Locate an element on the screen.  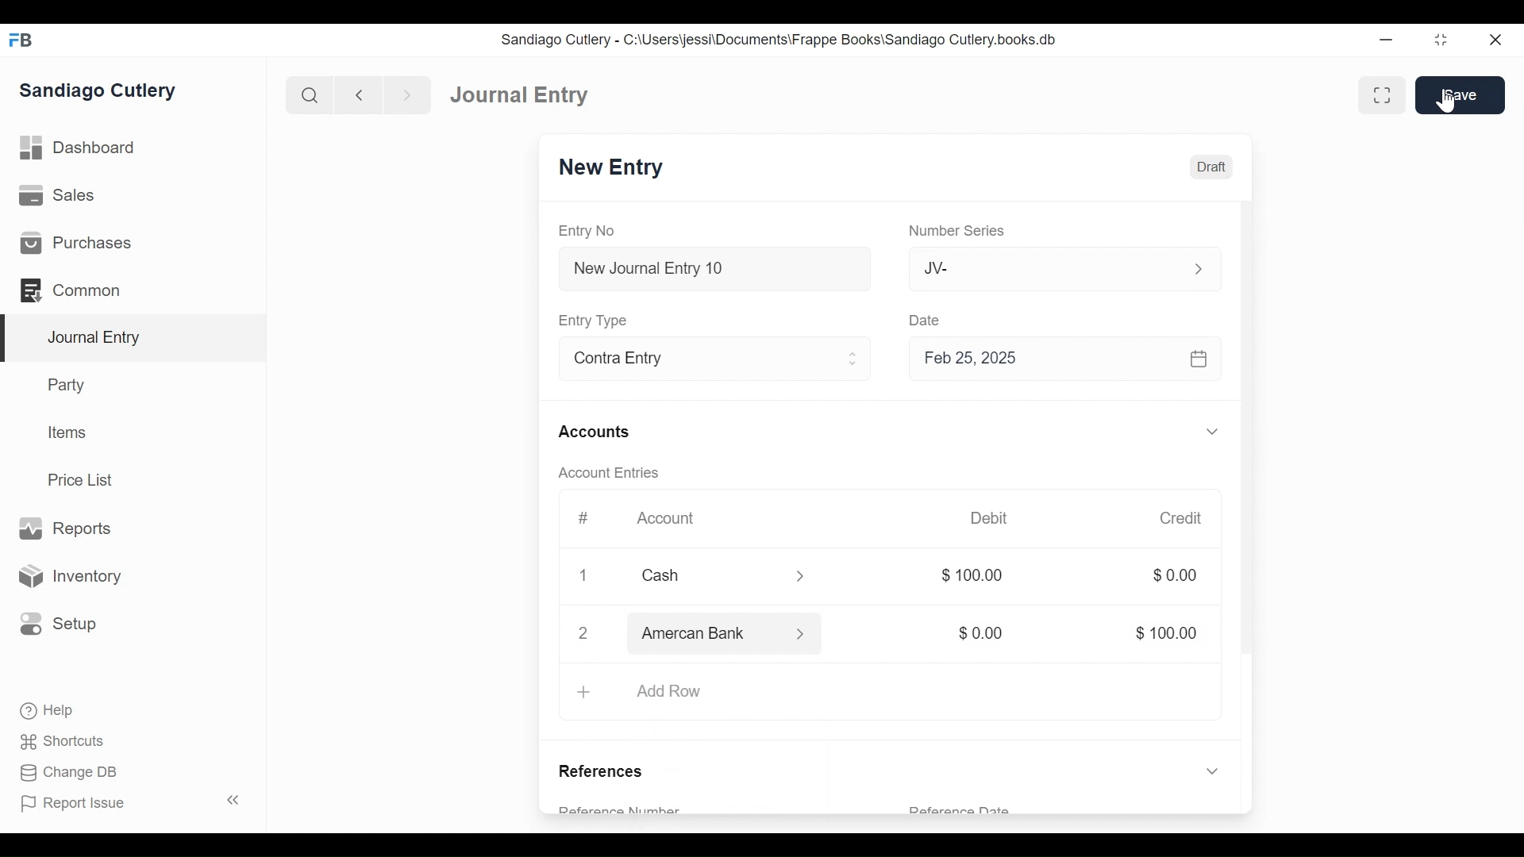
Expand is located at coordinates (1212, 432).